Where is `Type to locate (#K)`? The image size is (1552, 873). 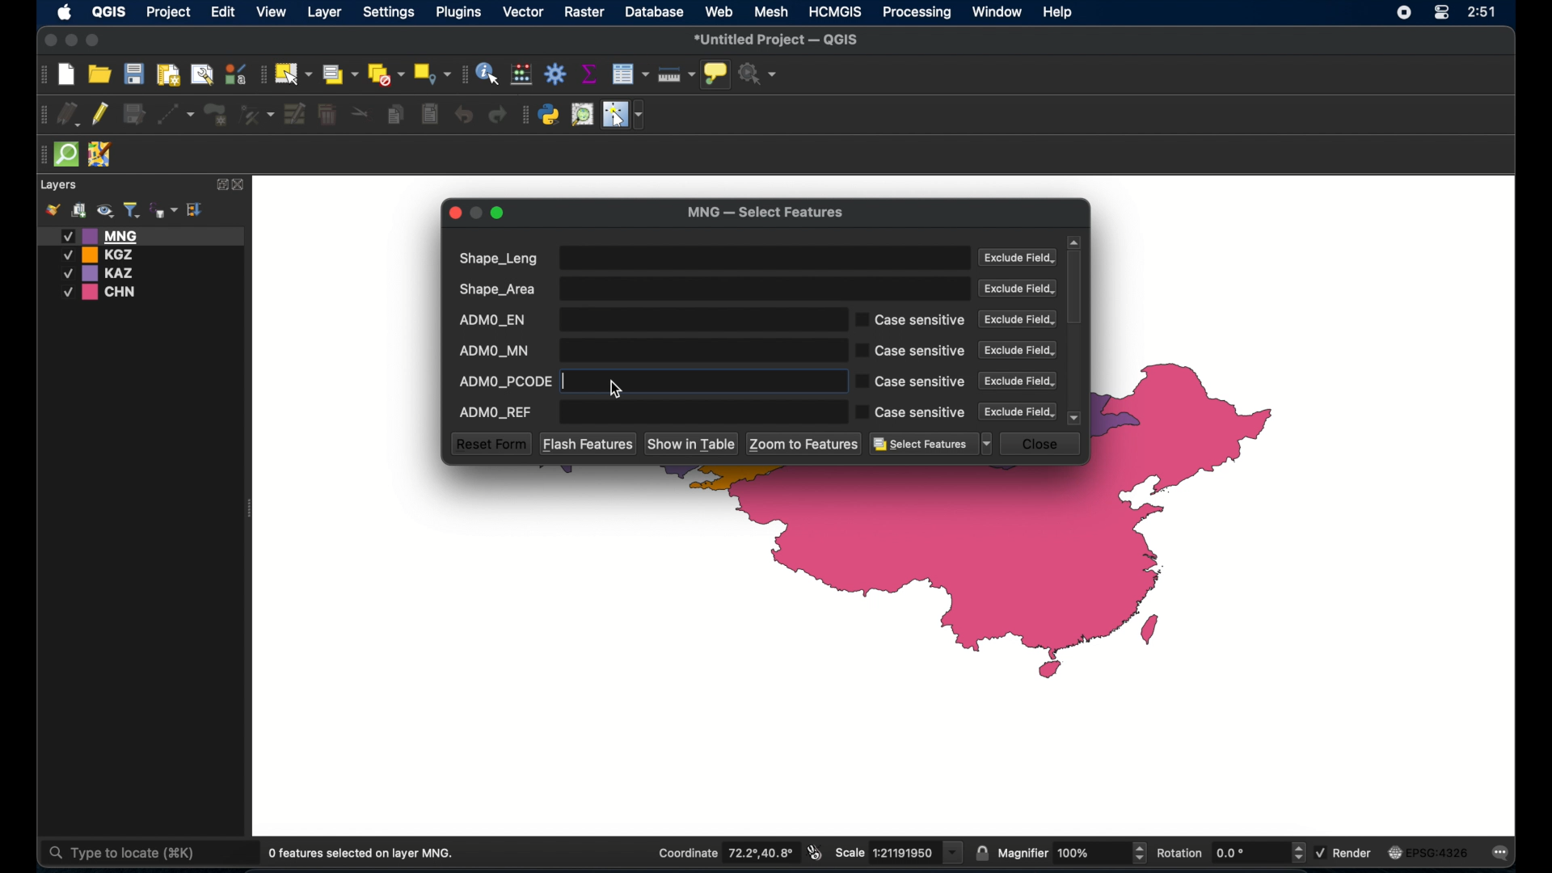 Type to locate (#K) is located at coordinates (135, 854).